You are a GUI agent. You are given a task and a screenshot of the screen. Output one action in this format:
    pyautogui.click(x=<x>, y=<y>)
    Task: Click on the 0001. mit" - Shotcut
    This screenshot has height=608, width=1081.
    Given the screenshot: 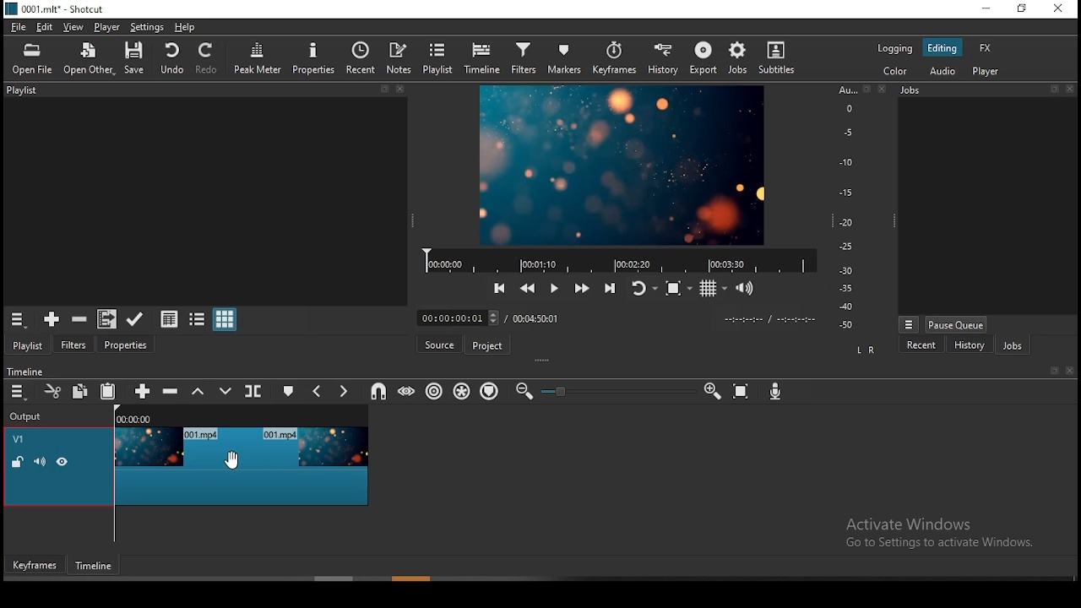 What is the action you would take?
    pyautogui.click(x=57, y=8)
    